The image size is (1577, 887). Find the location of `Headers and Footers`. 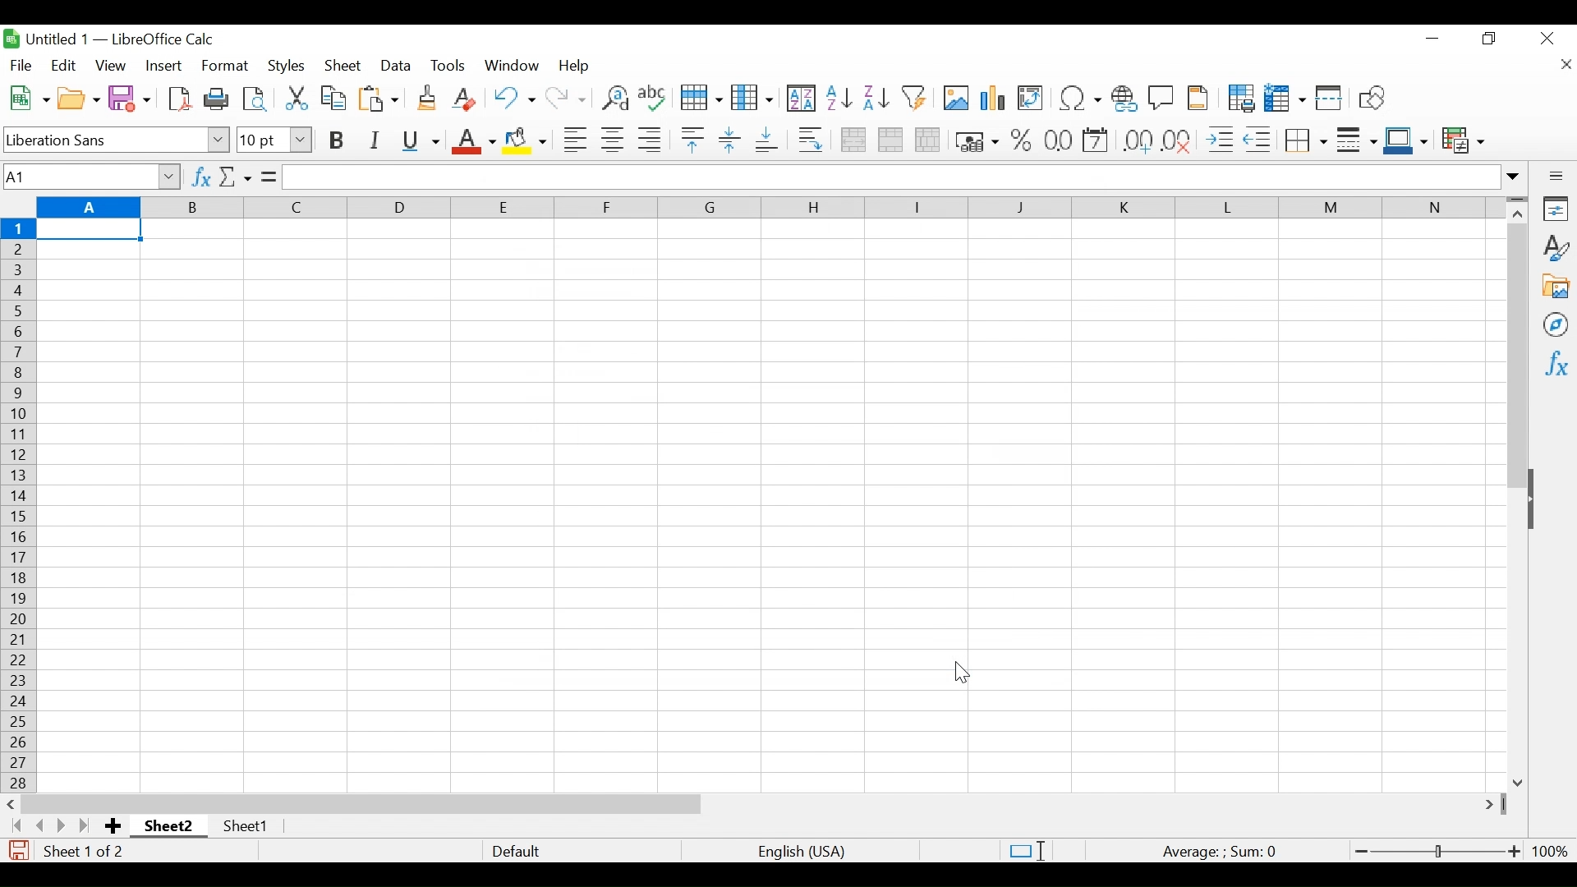

Headers and Footers is located at coordinates (1199, 99).